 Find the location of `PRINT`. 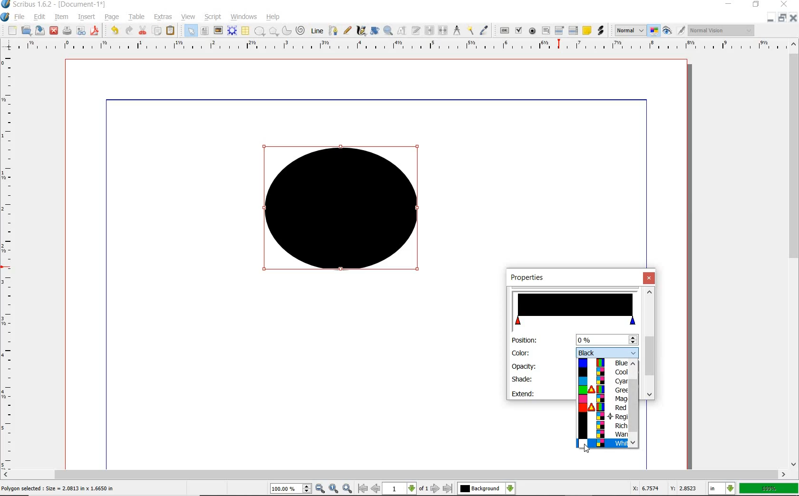

PRINT is located at coordinates (67, 31).